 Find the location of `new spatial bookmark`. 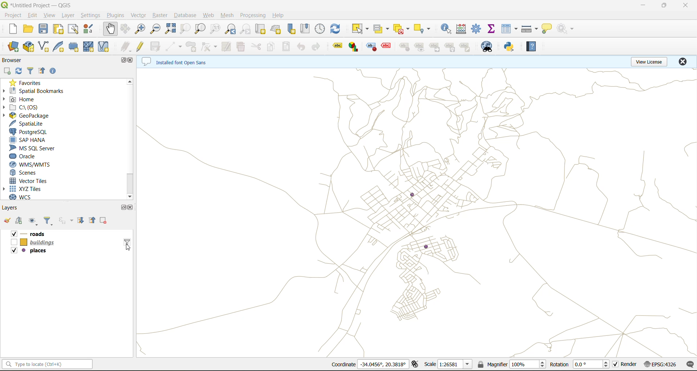

new spatial bookmark is located at coordinates (294, 29).